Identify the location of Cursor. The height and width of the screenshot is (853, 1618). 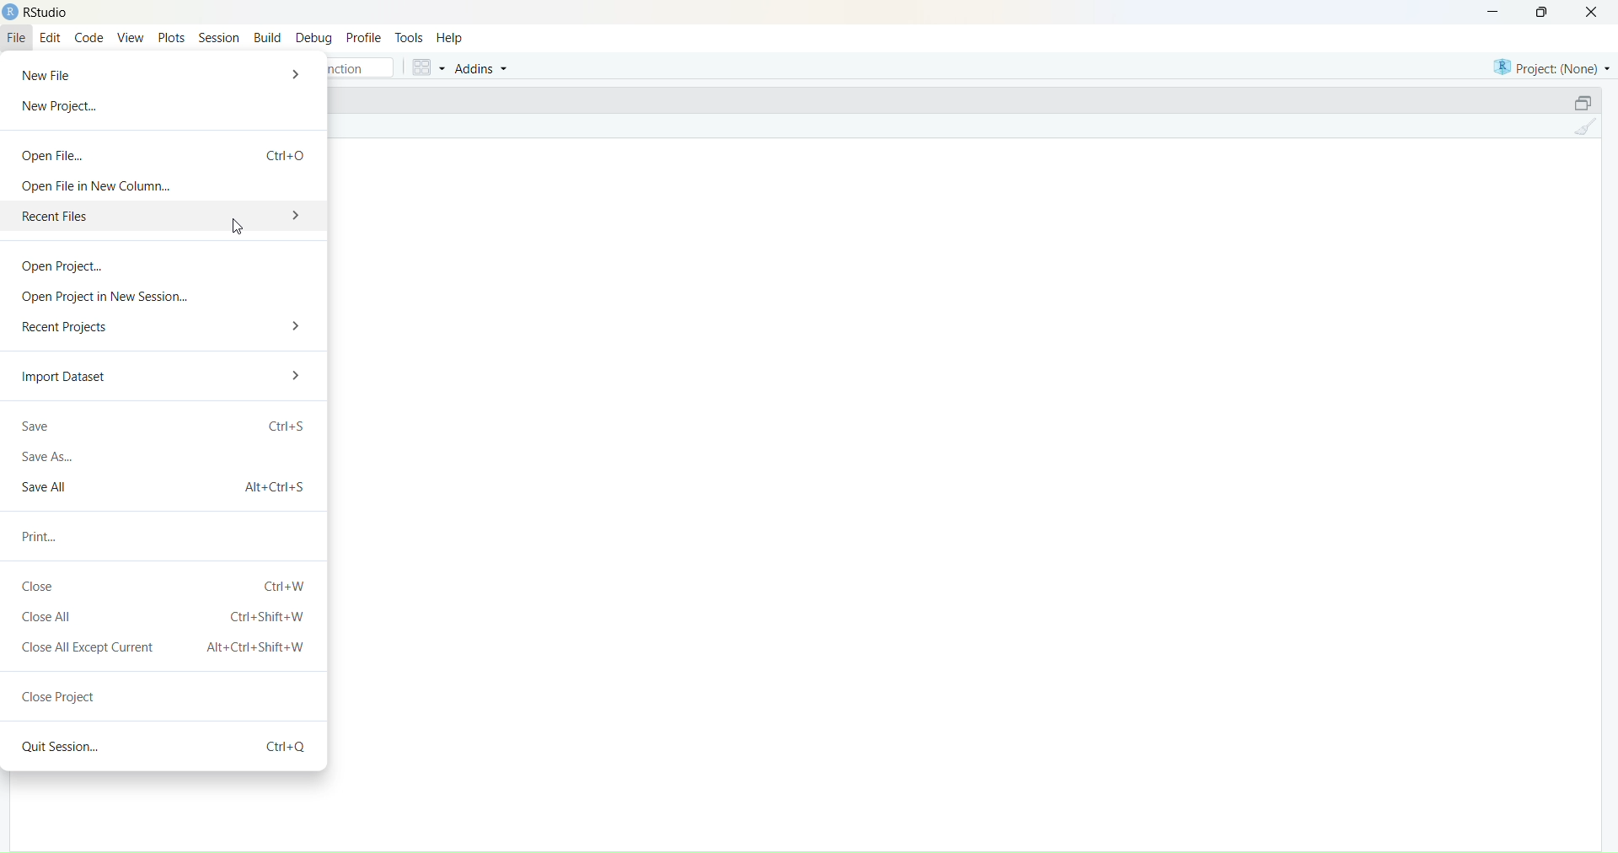
(240, 228).